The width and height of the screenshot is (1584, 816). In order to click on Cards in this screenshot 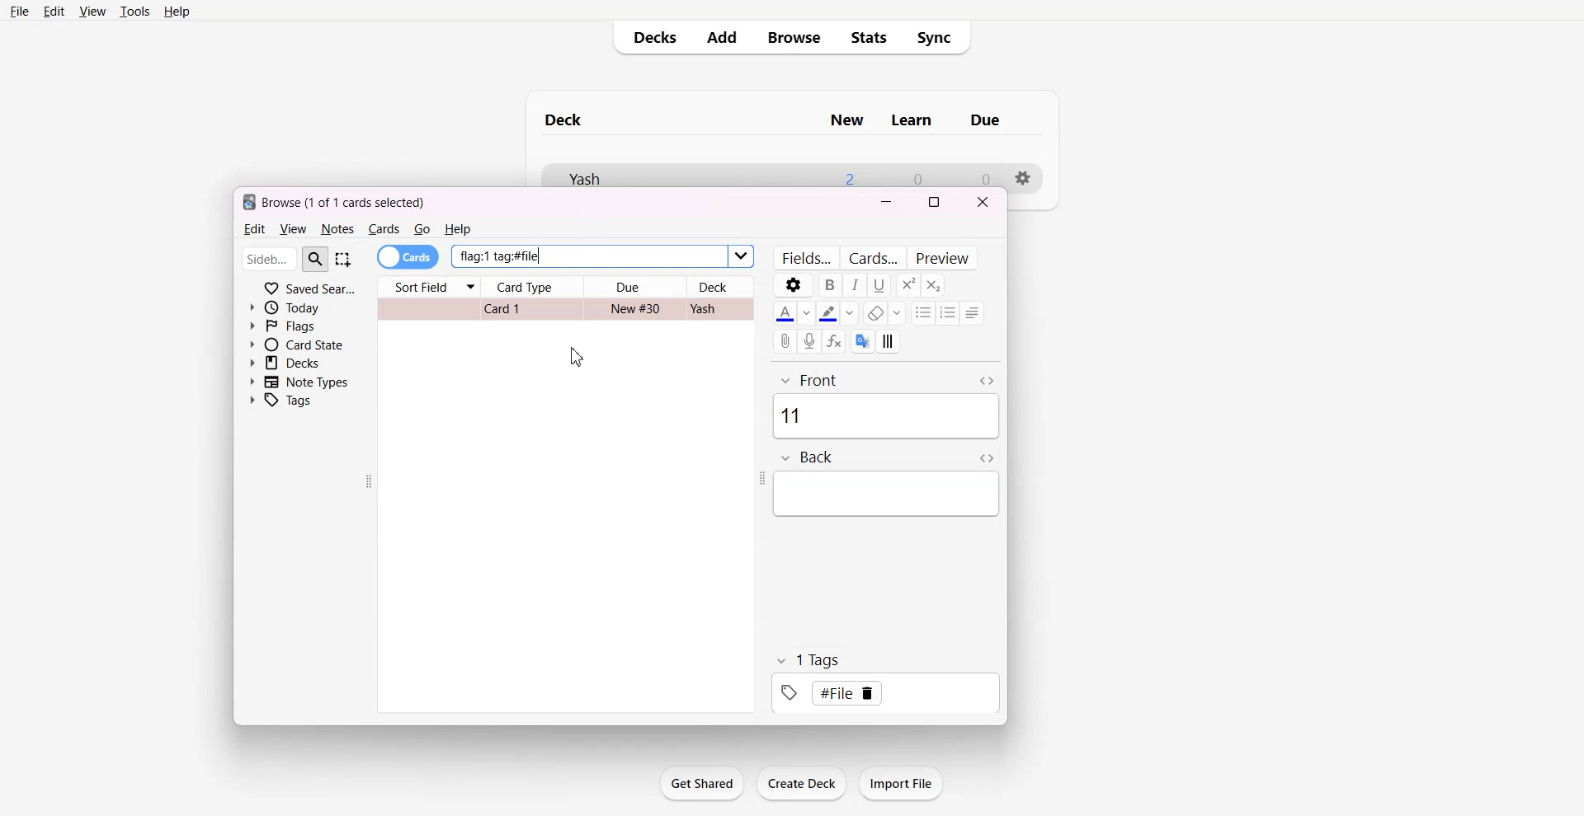, I will do `click(408, 257)`.